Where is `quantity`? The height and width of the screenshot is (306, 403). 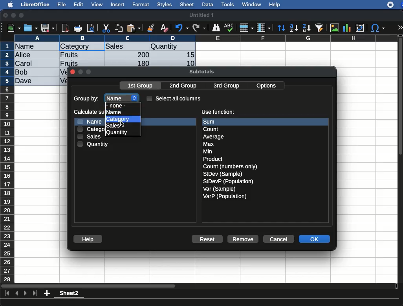
quantity is located at coordinates (172, 47).